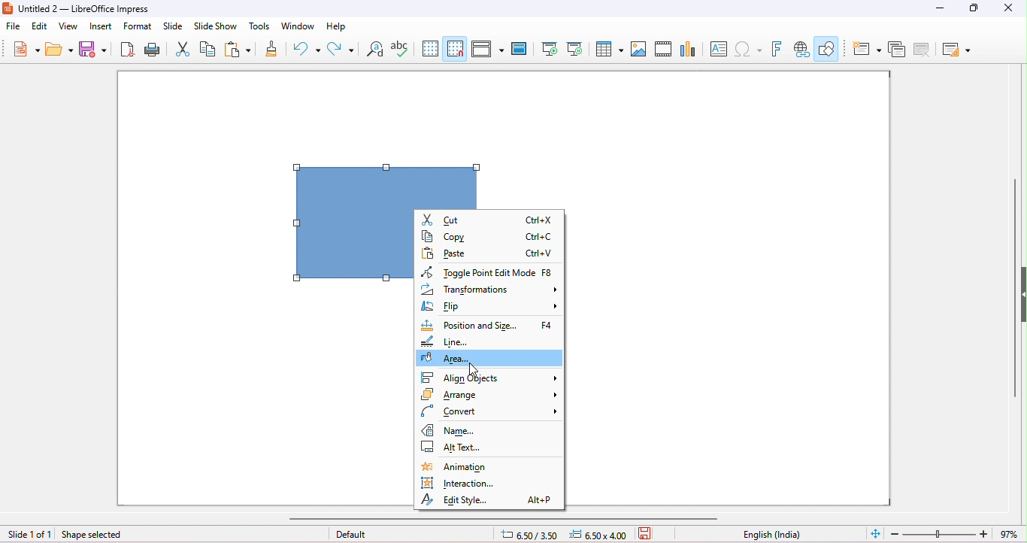 This screenshot has width=1027, height=543. Describe the element at coordinates (924, 51) in the screenshot. I see `delete slide` at that location.